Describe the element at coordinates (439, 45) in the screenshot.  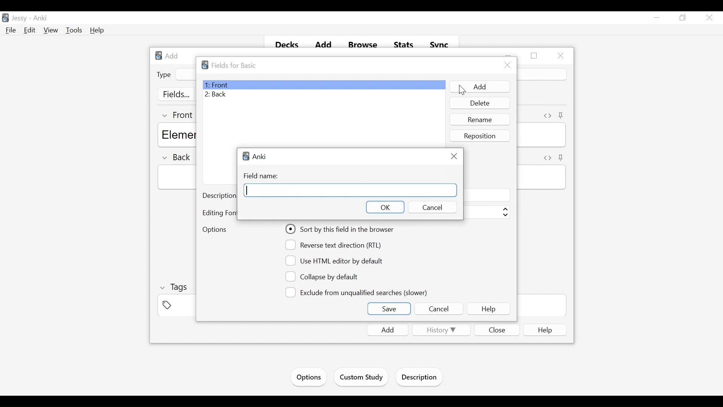
I see `Sync` at that location.